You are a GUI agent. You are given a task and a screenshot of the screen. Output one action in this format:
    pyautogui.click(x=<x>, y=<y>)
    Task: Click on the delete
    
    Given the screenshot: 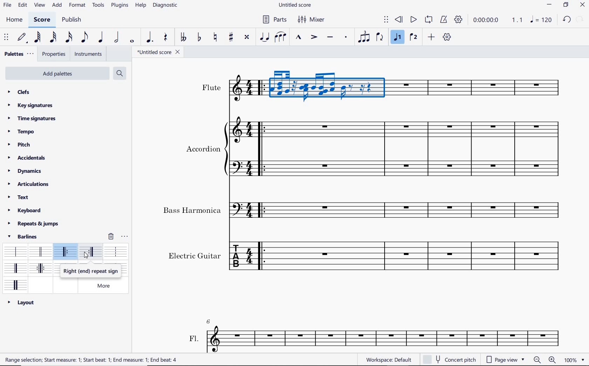 What is the action you would take?
    pyautogui.click(x=111, y=236)
    